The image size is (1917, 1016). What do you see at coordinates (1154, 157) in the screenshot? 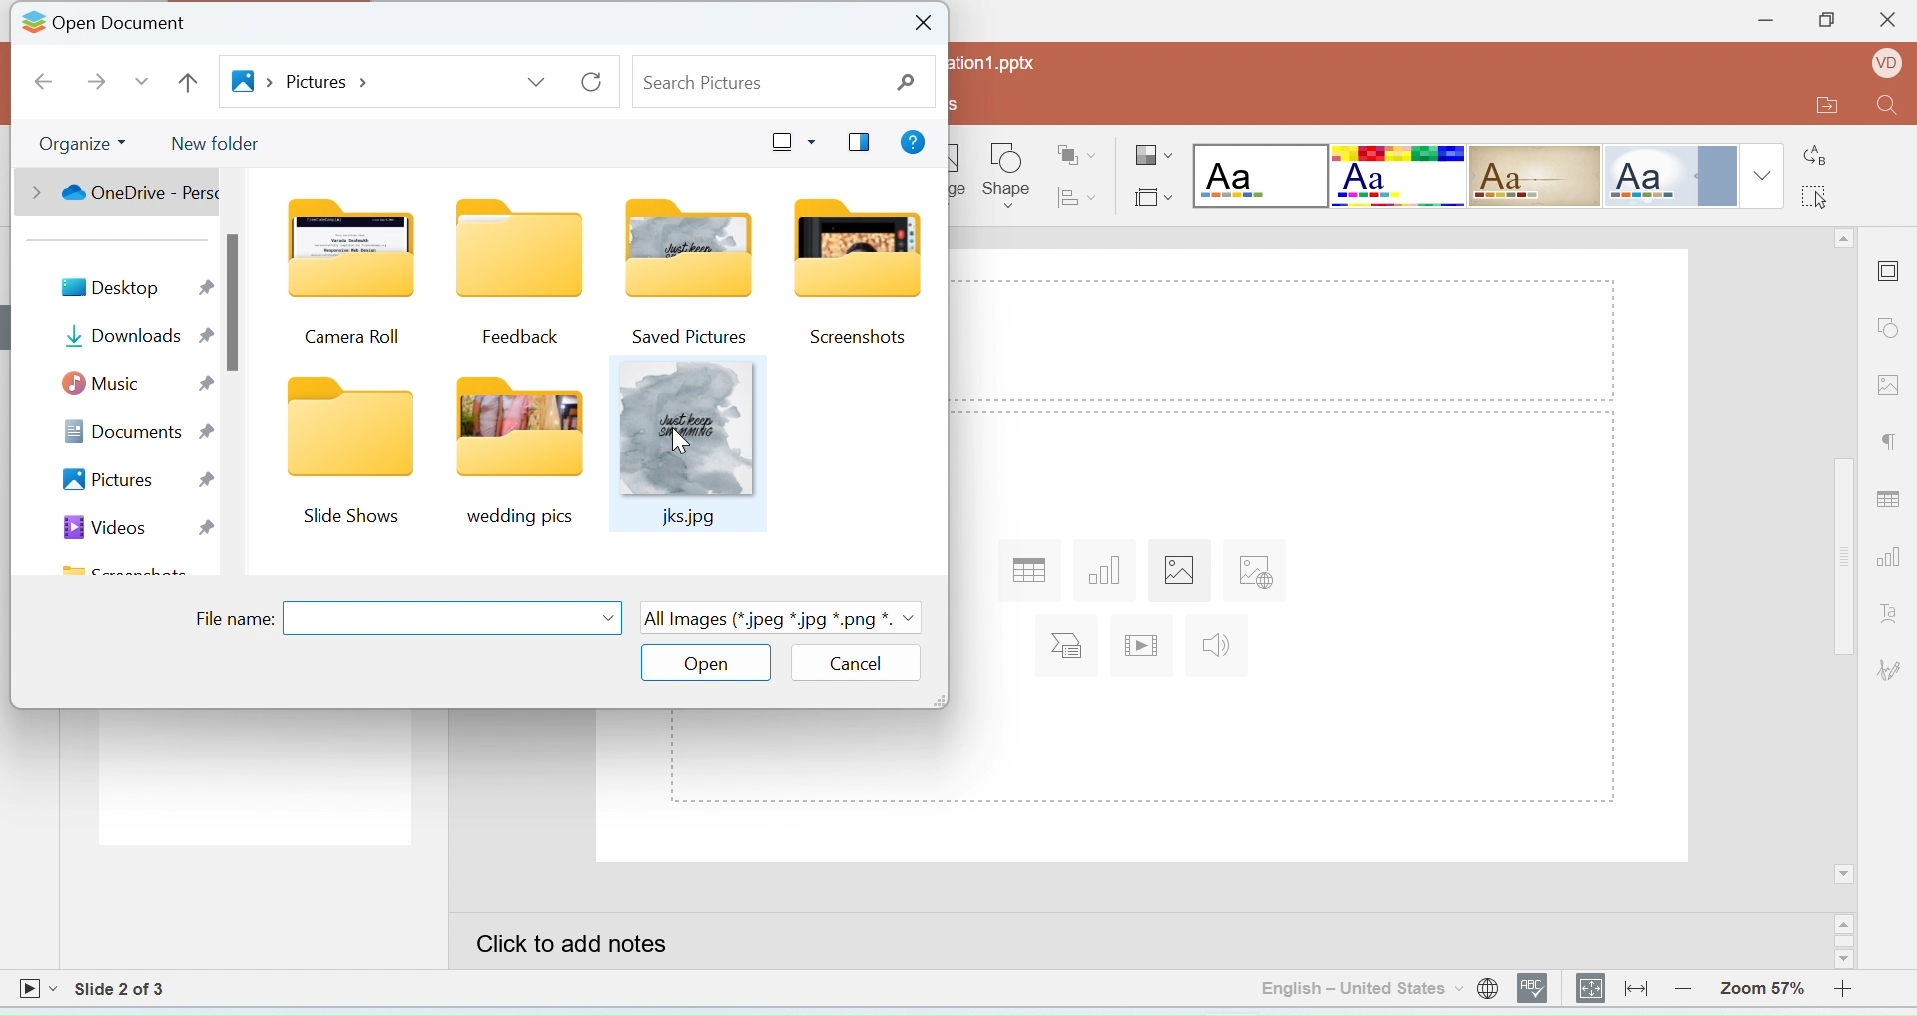
I see `Change color theme` at bounding box center [1154, 157].